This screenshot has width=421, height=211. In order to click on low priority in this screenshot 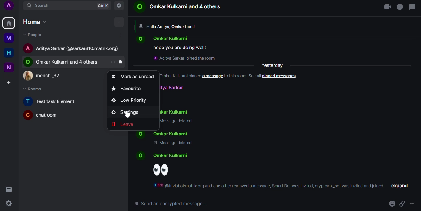, I will do `click(131, 100)`.